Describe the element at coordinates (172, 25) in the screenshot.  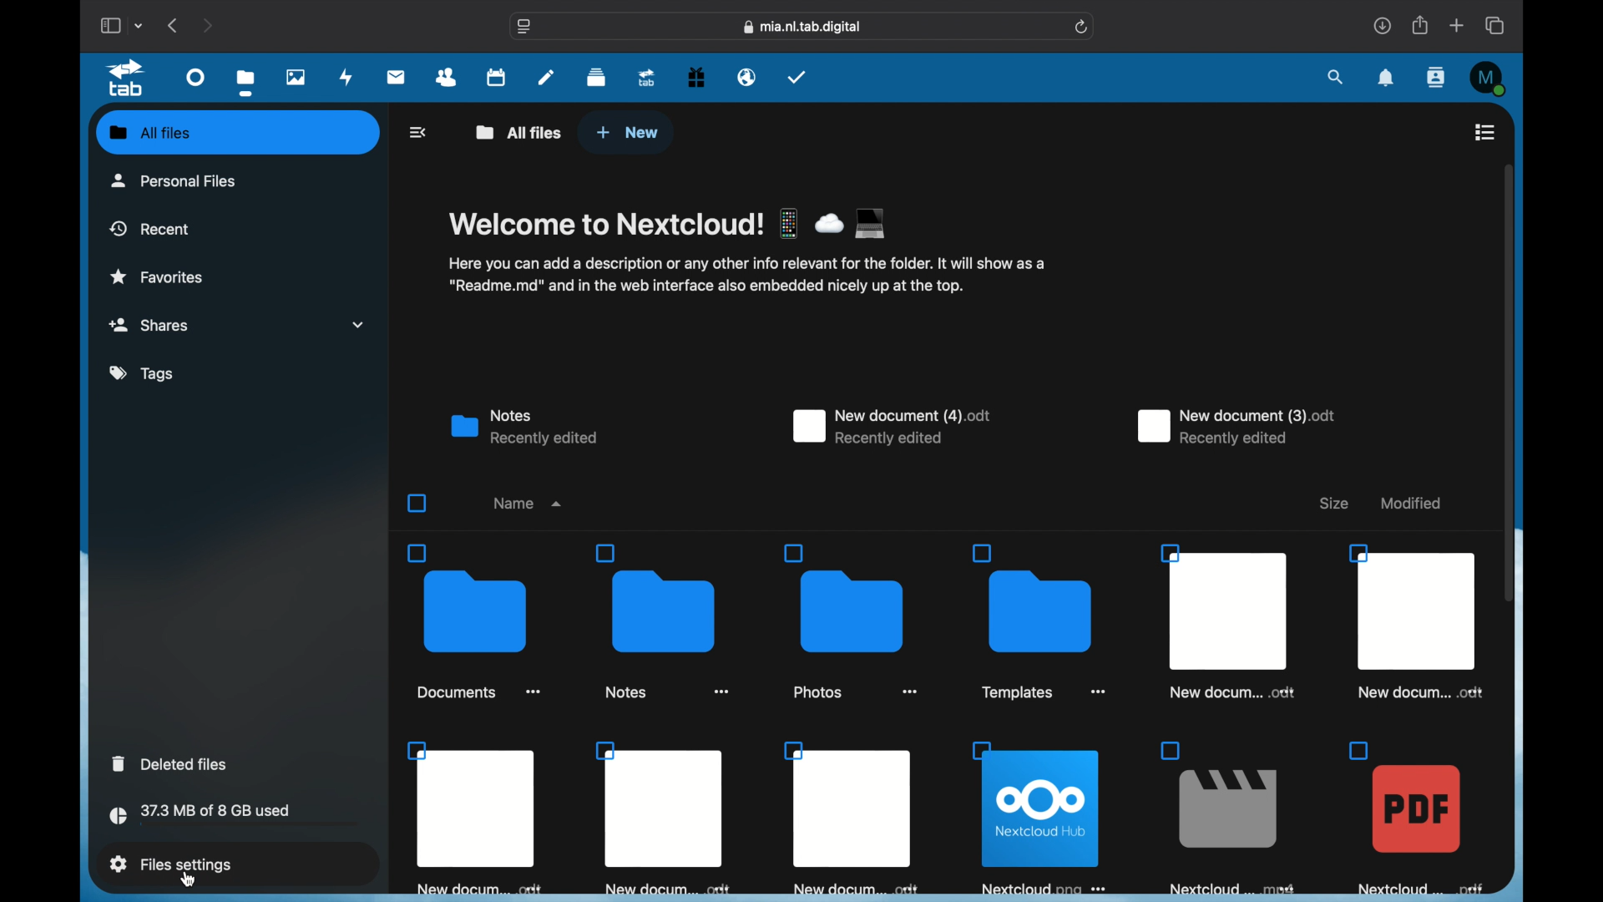
I see `previous` at that location.